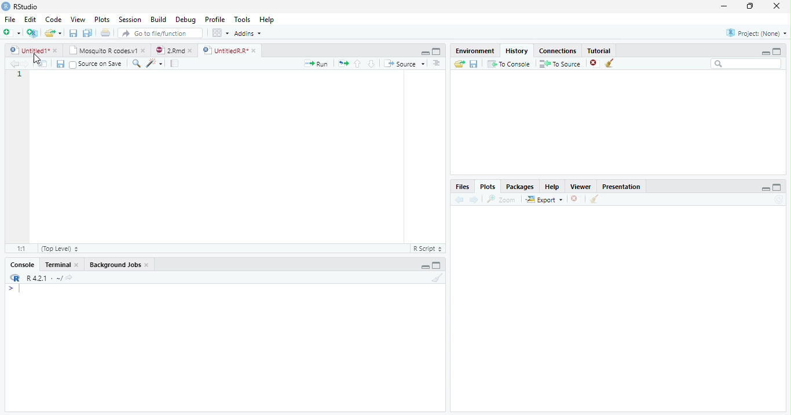  I want to click on View the current working directory, so click(70, 277).